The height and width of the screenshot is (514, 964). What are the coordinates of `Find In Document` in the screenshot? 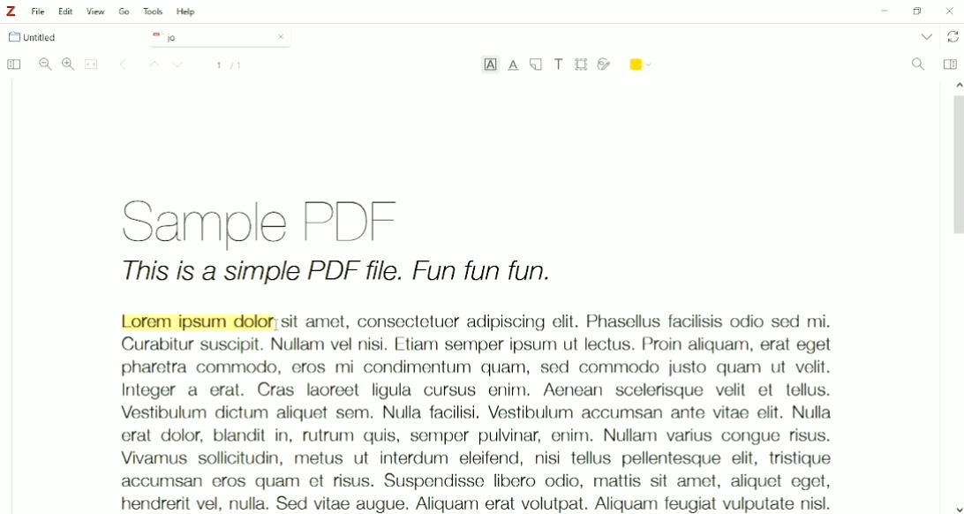 It's located at (918, 65).